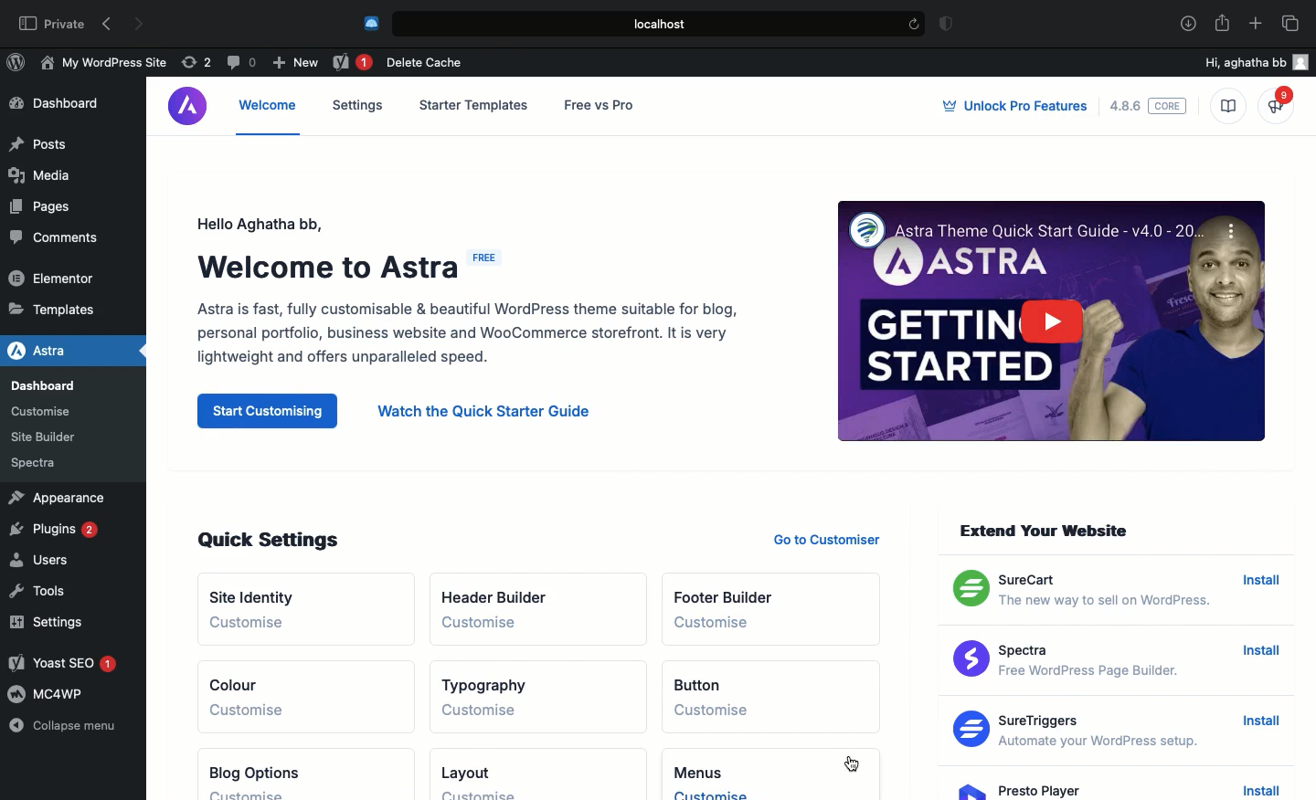  What do you see at coordinates (186, 107) in the screenshot?
I see `Astra` at bounding box center [186, 107].